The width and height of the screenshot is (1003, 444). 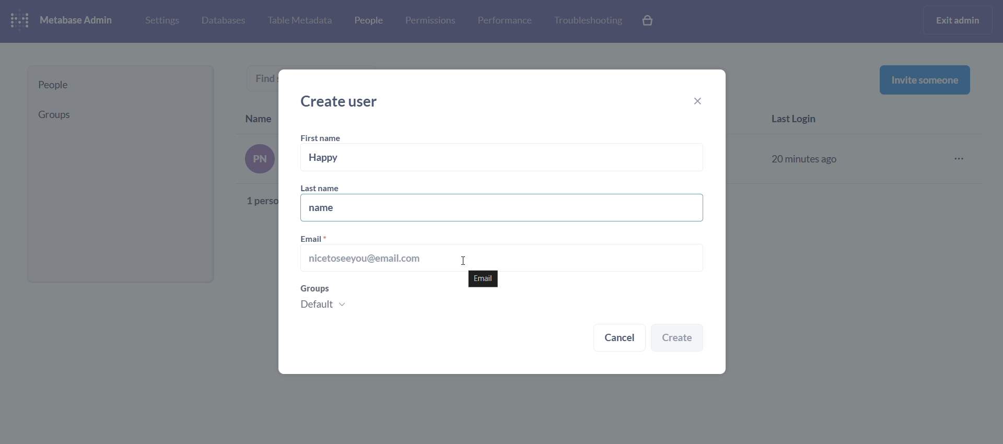 What do you see at coordinates (587, 21) in the screenshot?
I see `troubleshooting` at bounding box center [587, 21].